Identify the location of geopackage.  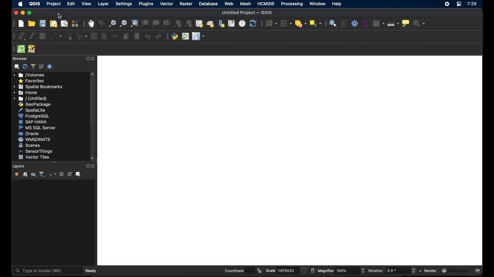
(36, 104).